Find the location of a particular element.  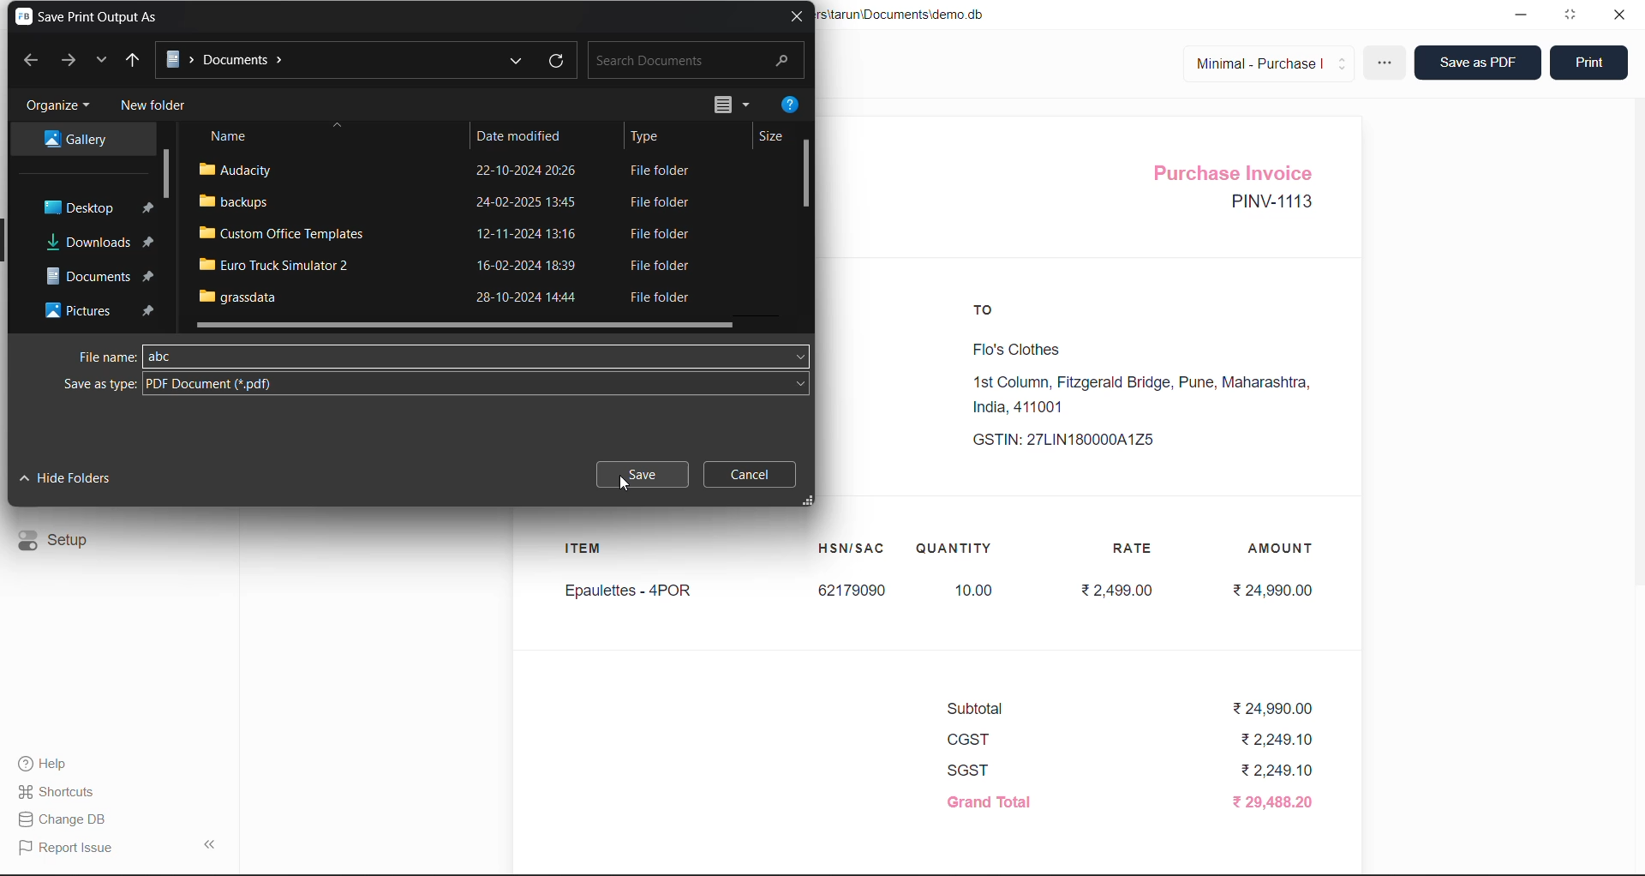

New folder is located at coordinates (160, 107).